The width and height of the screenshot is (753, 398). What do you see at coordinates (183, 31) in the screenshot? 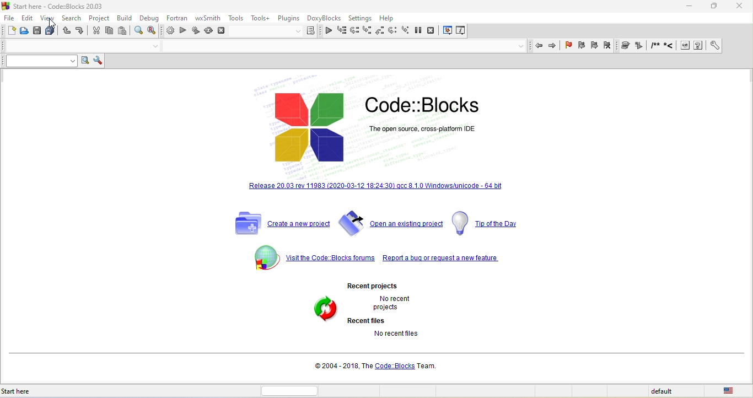
I see `run` at bounding box center [183, 31].